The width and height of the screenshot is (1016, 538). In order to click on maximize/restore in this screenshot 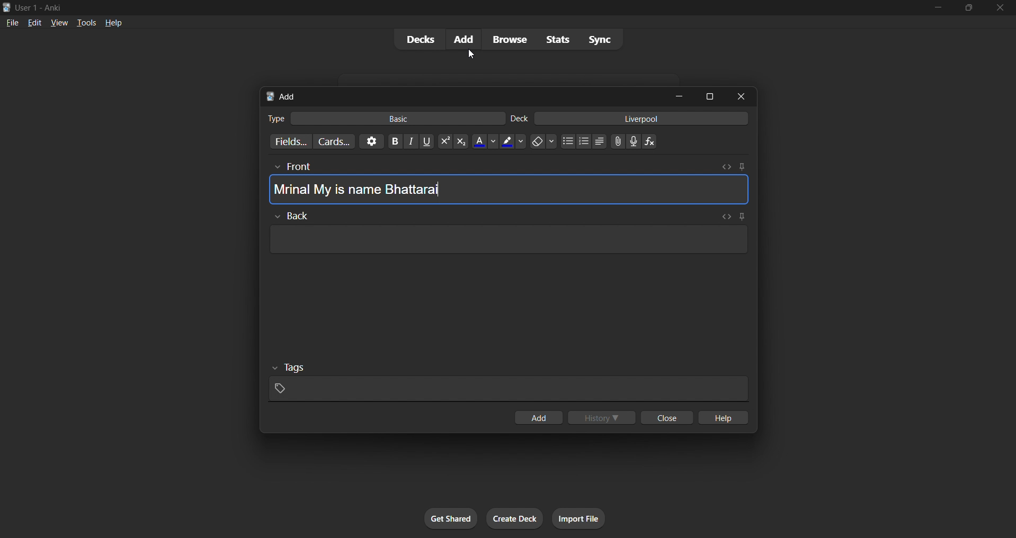, I will do `click(972, 8)`.